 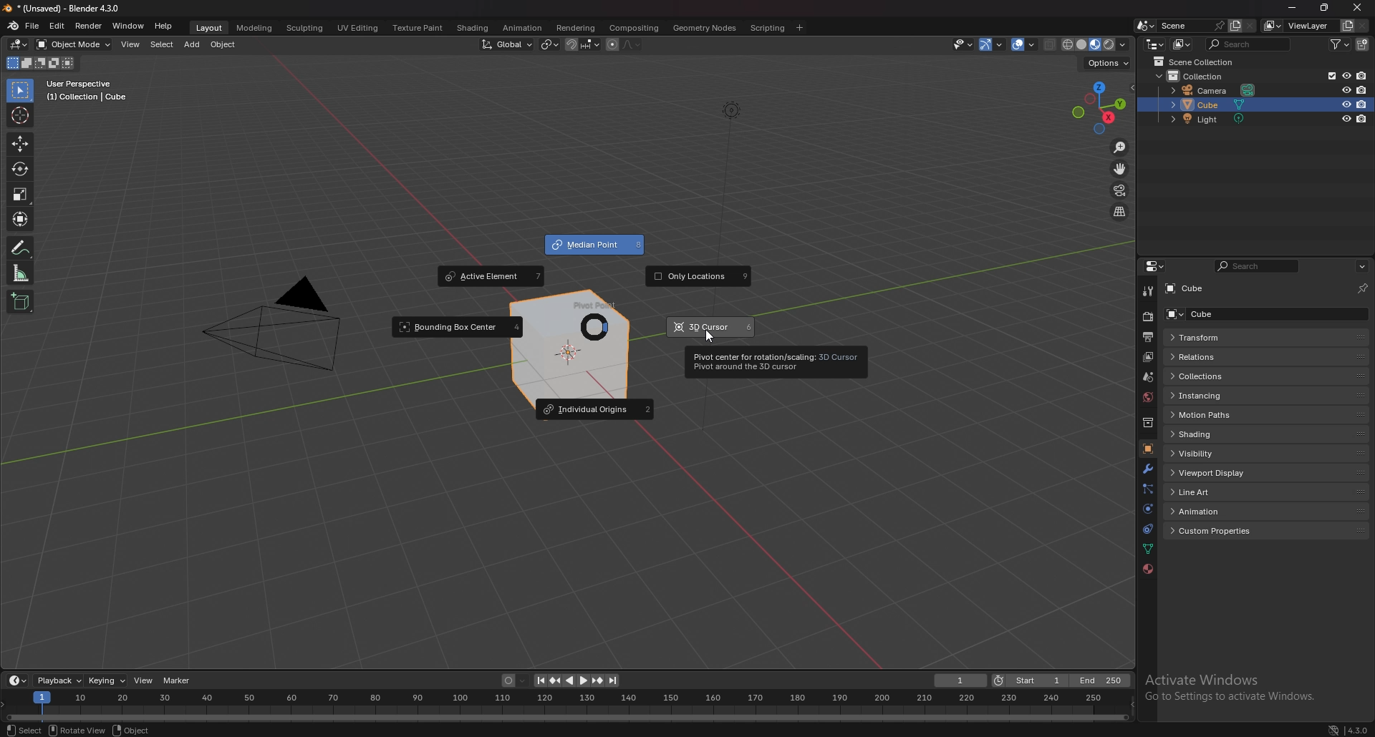 What do you see at coordinates (304, 27) in the screenshot?
I see `sculpting` at bounding box center [304, 27].